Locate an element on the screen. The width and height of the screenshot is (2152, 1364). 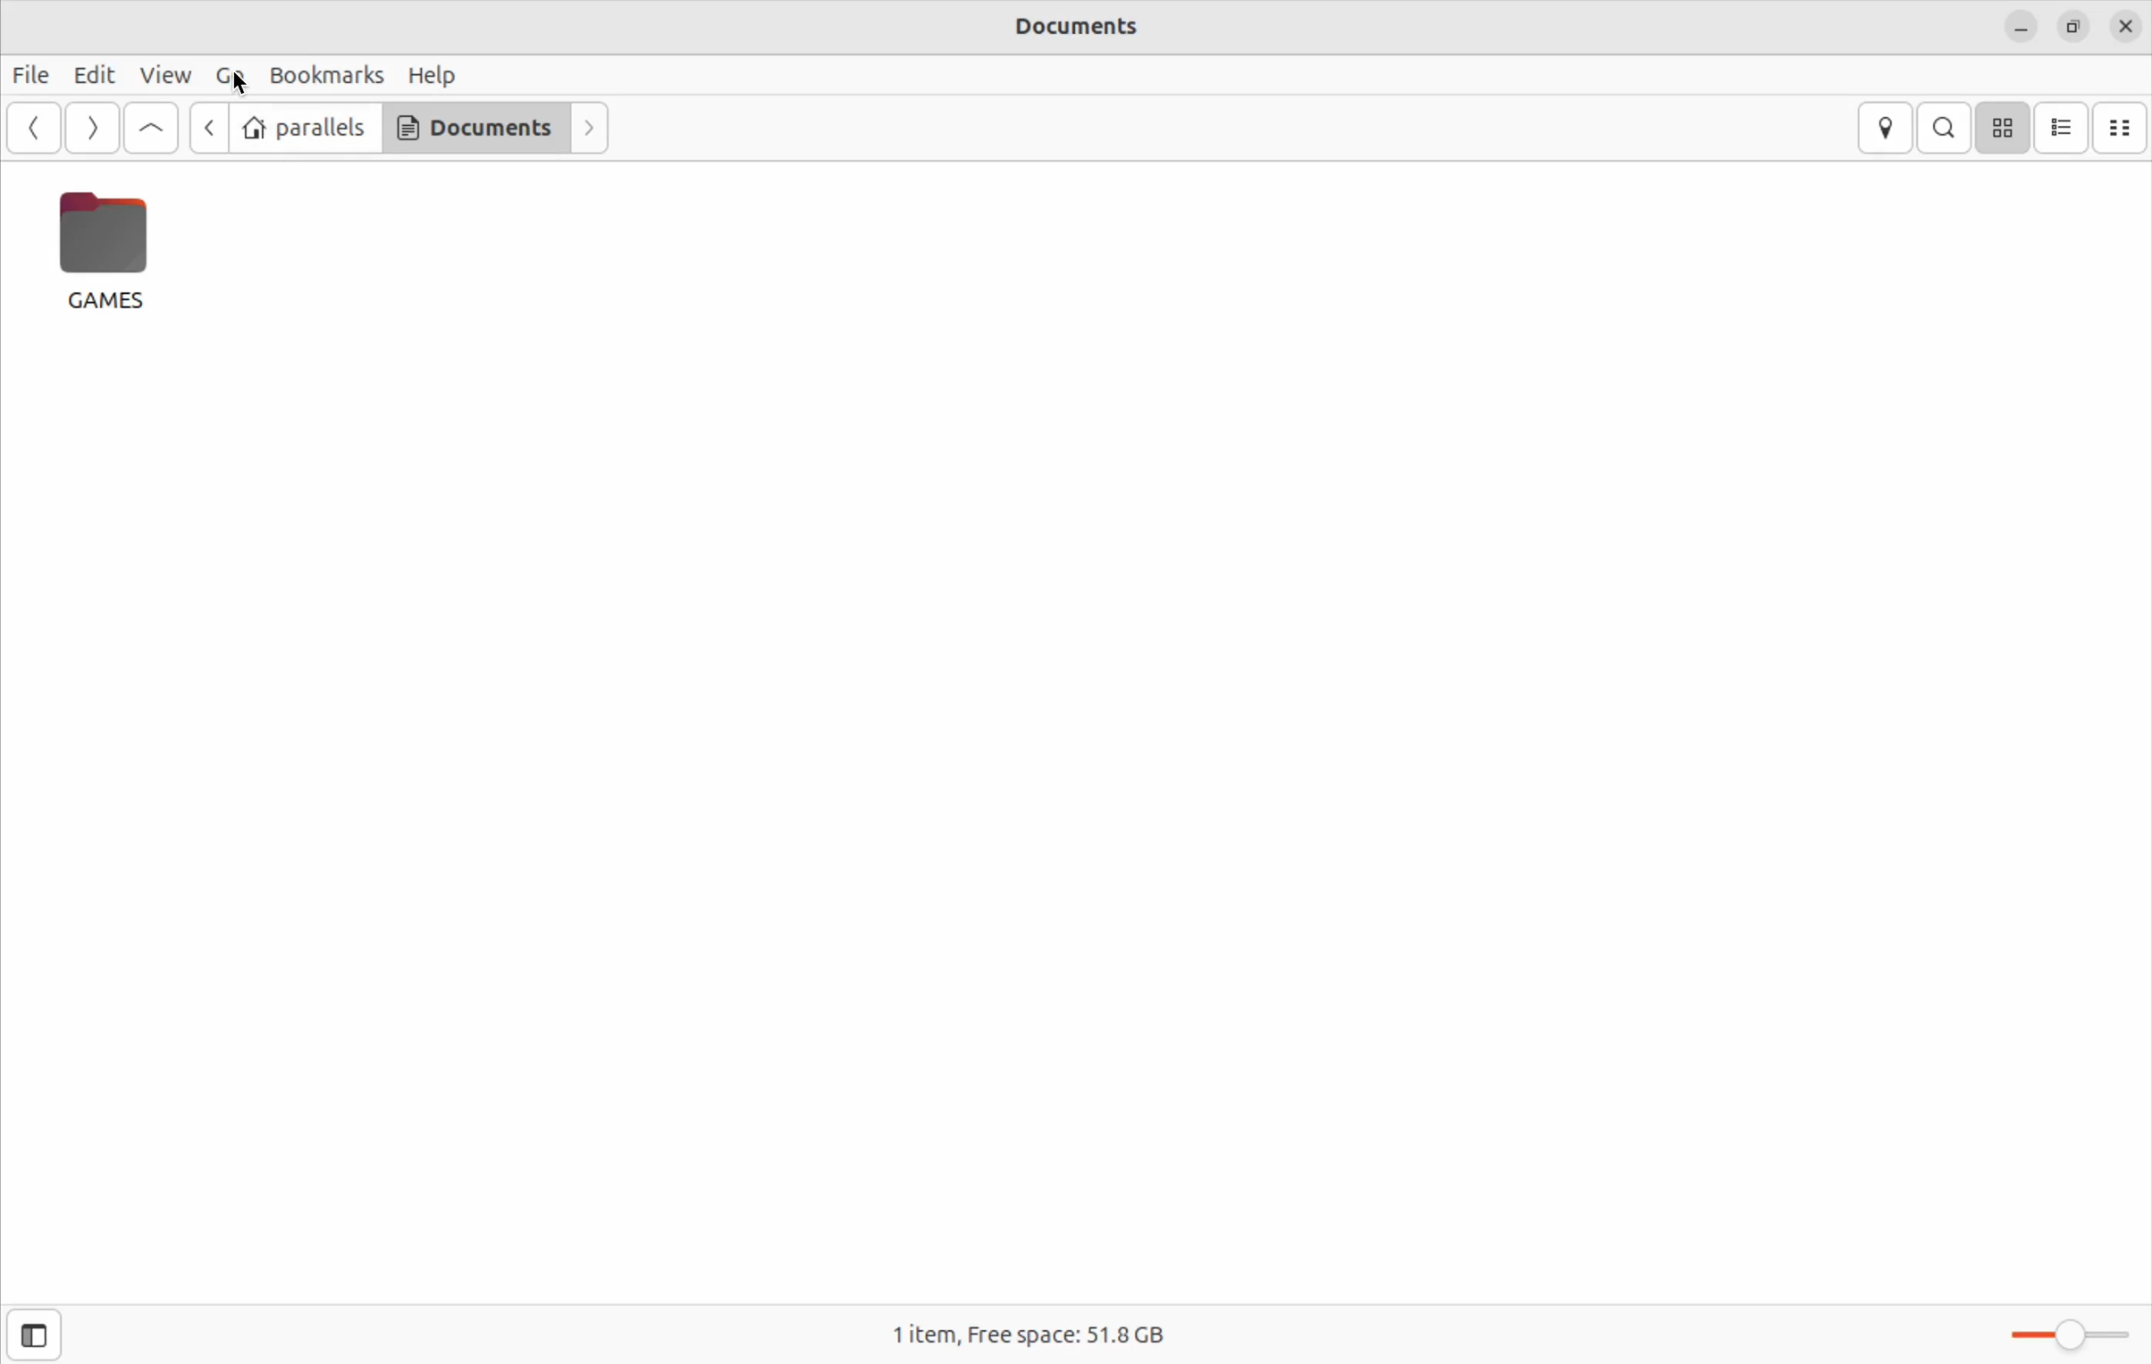
location is located at coordinates (1887, 129).